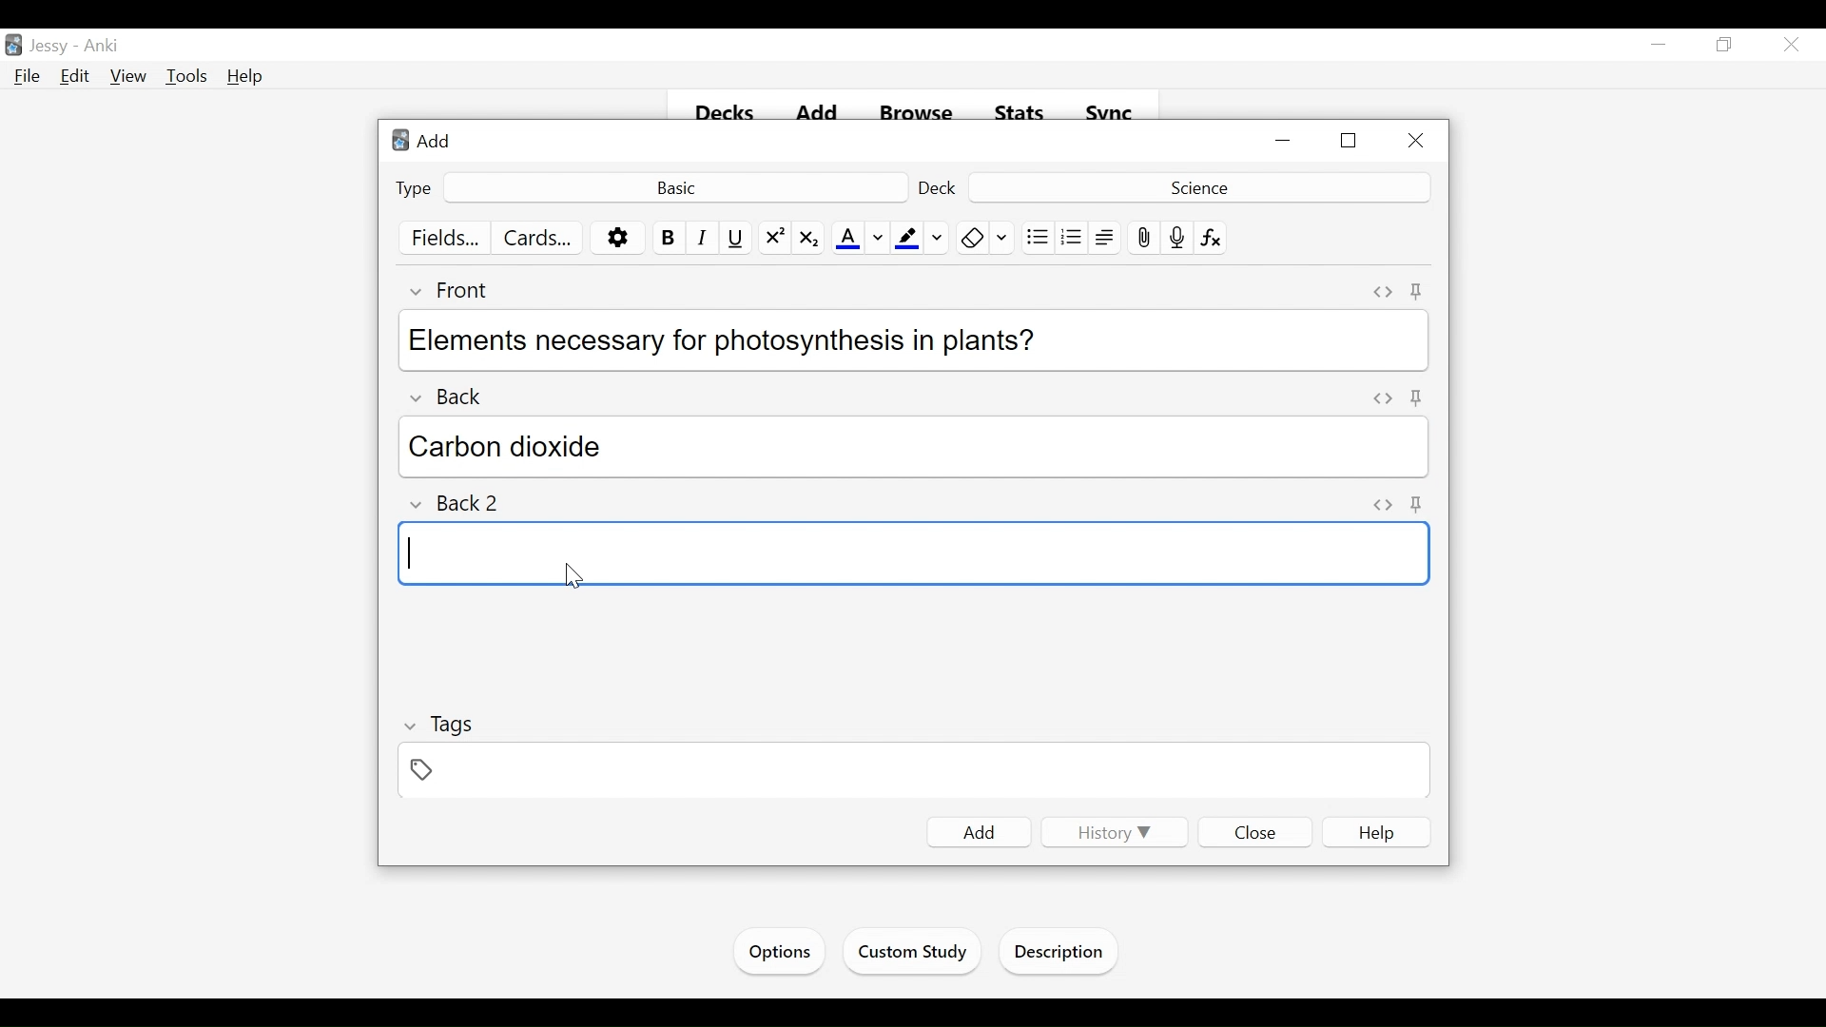  I want to click on Deck, so click(940, 187).